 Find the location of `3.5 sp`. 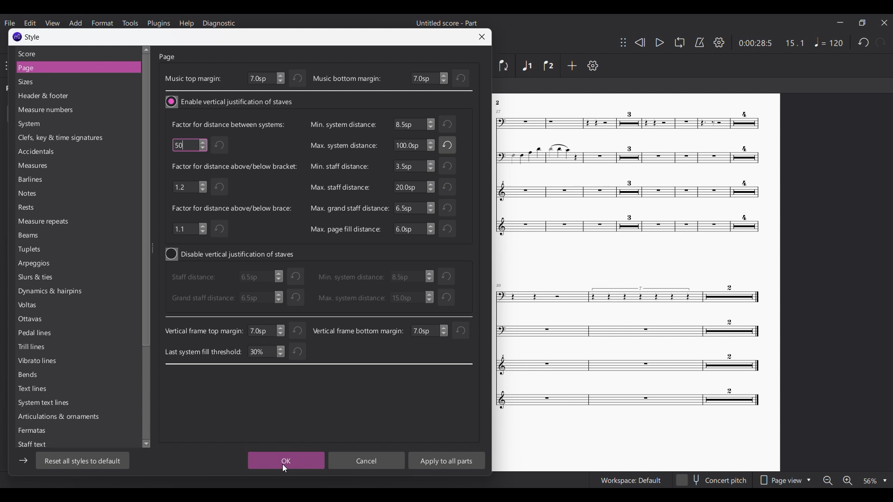

3.5 sp is located at coordinates (413, 277).